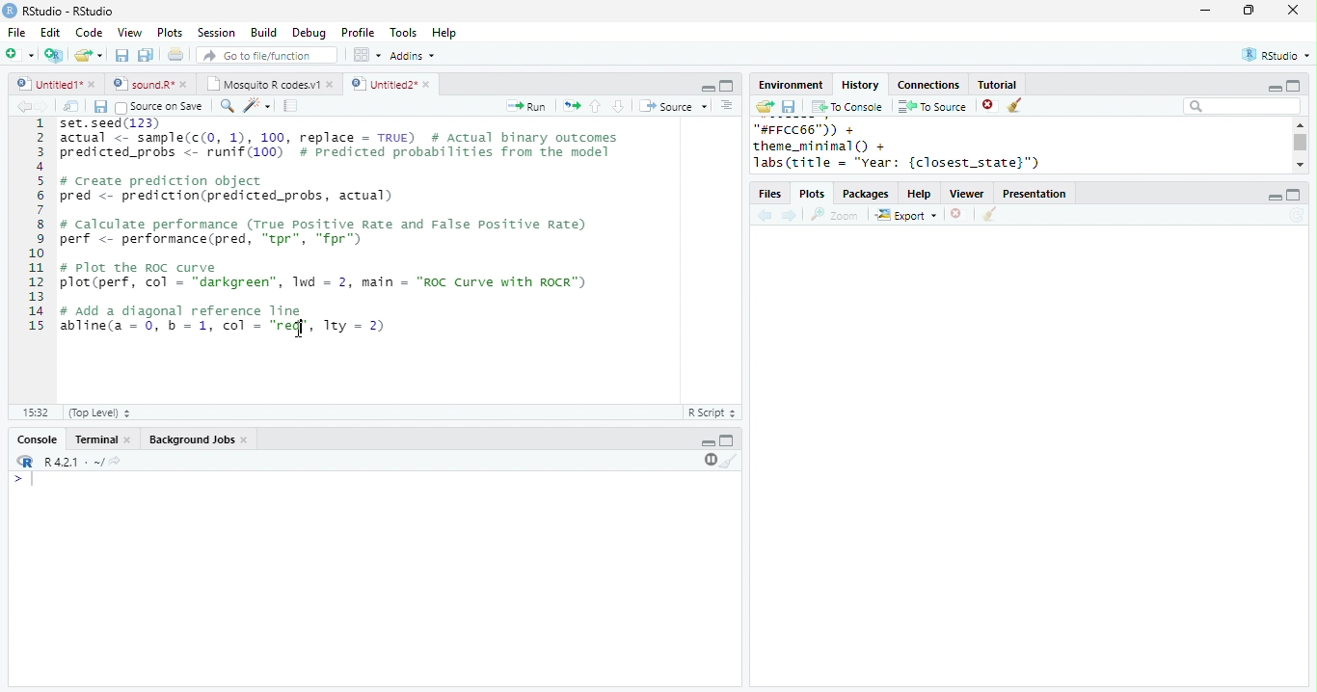 This screenshot has height=692, width=1317. What do you see at coordinates (1274, 89) in the screenshot?
I see `minimize` at bounding box center [1274, 89].